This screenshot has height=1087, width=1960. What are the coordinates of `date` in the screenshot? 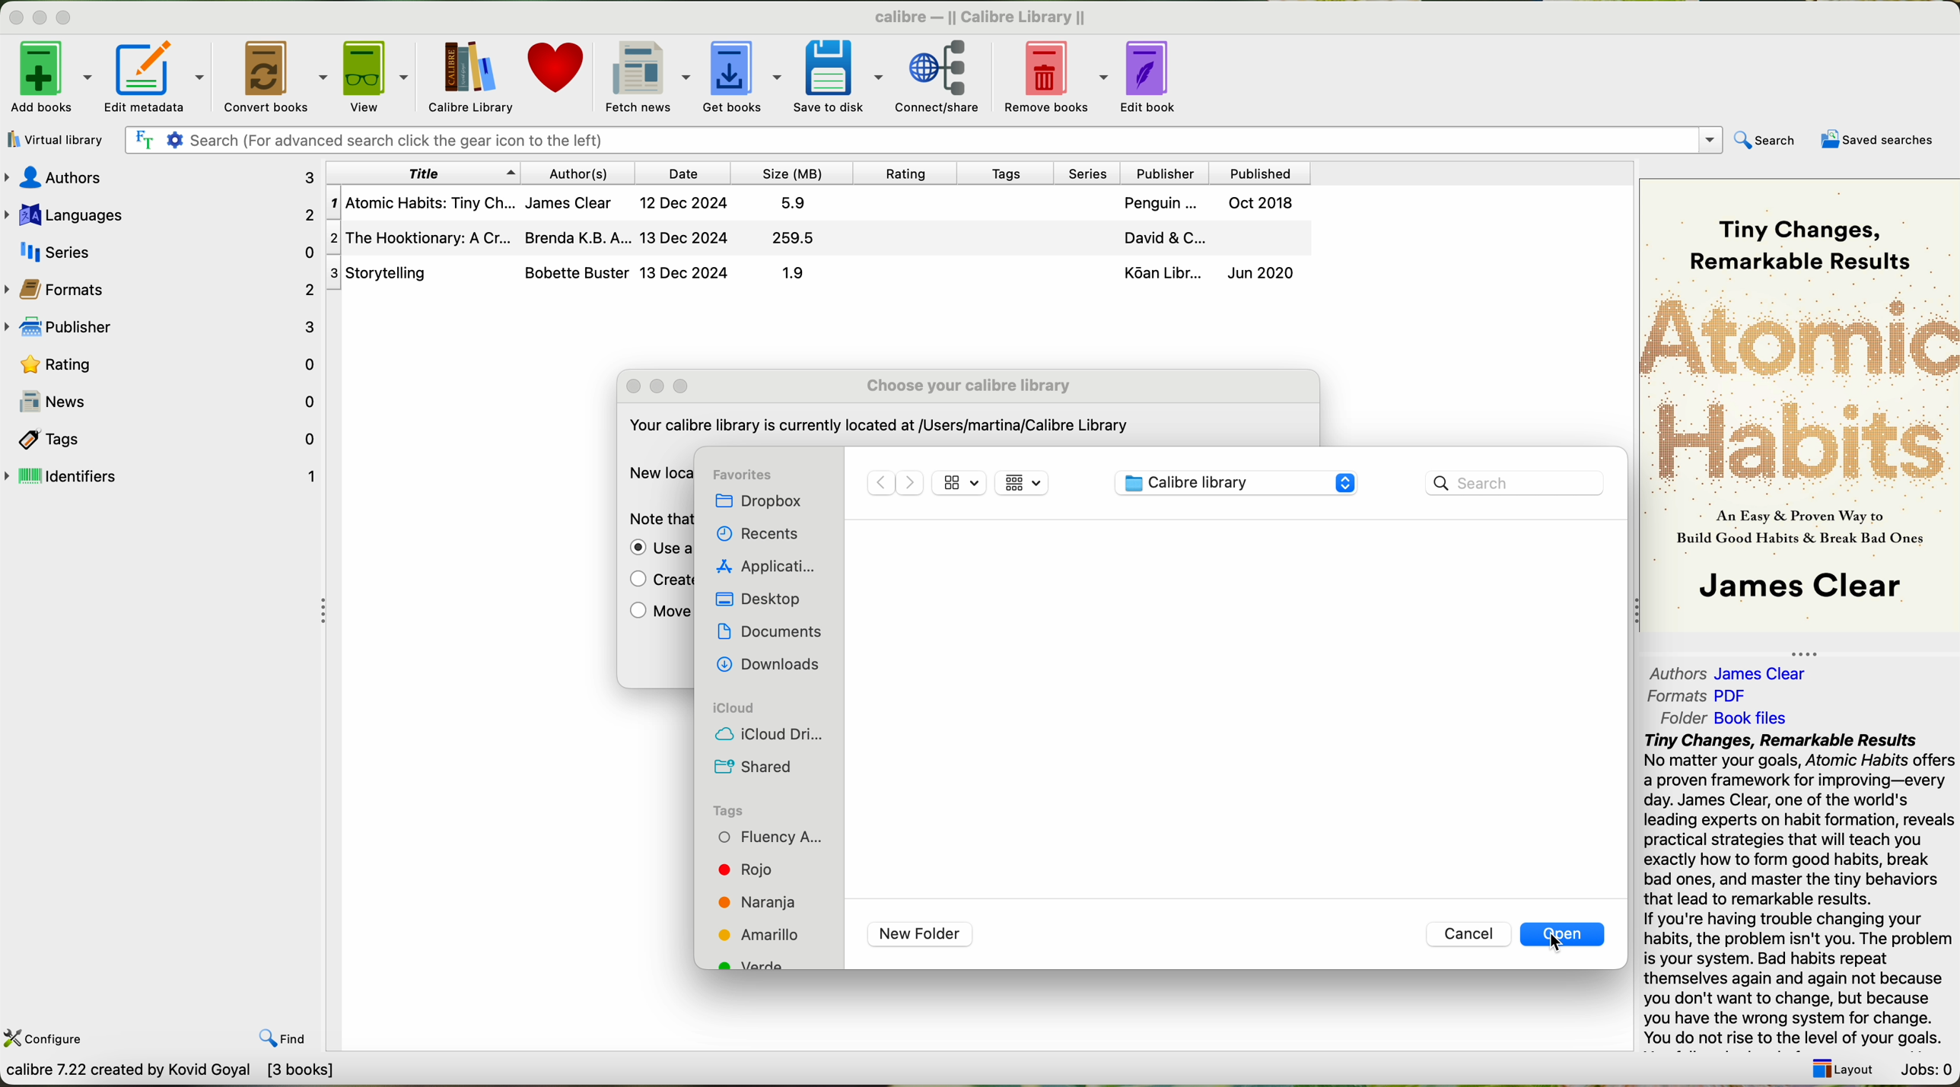 It's located at (687, 173).